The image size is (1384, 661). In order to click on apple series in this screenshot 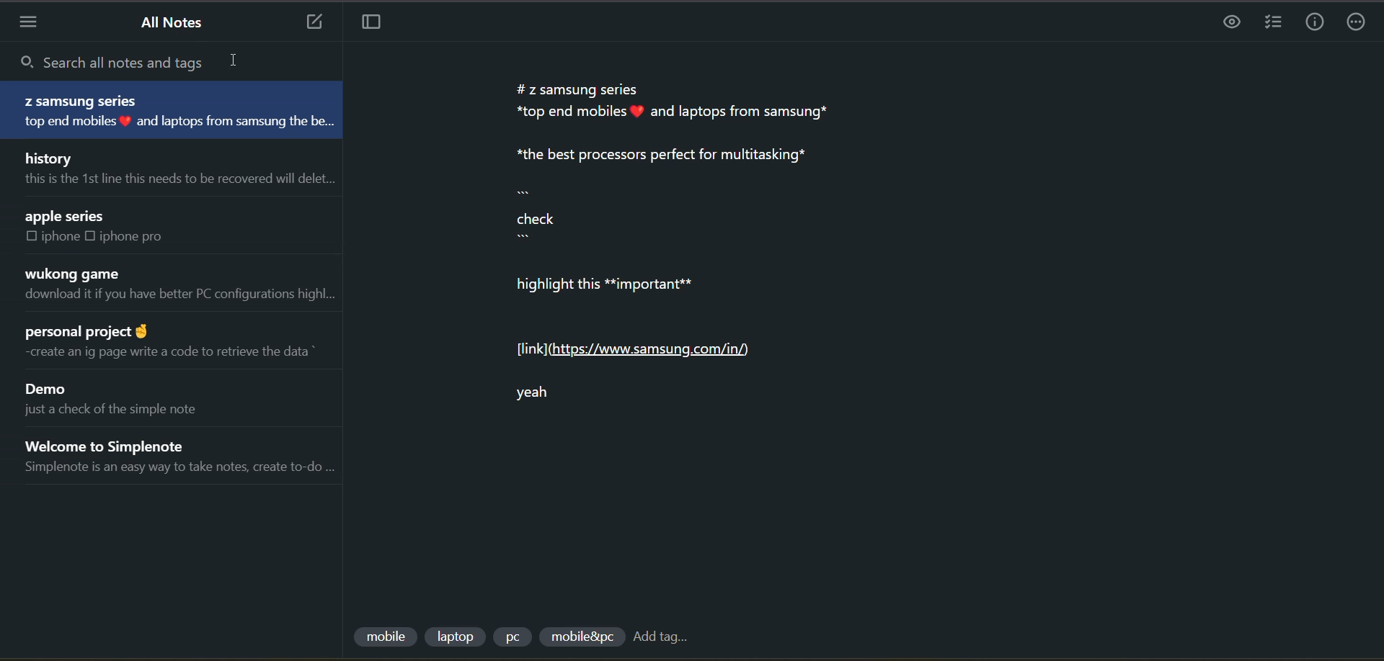, I will do `click(68, 216)`.